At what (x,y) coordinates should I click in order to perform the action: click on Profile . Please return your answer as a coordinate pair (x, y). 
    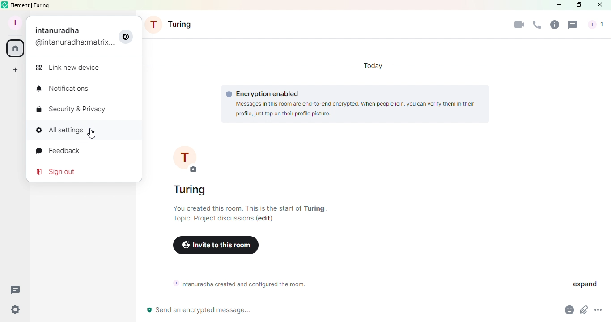
    Looking at the image, I should click on (86, 38).